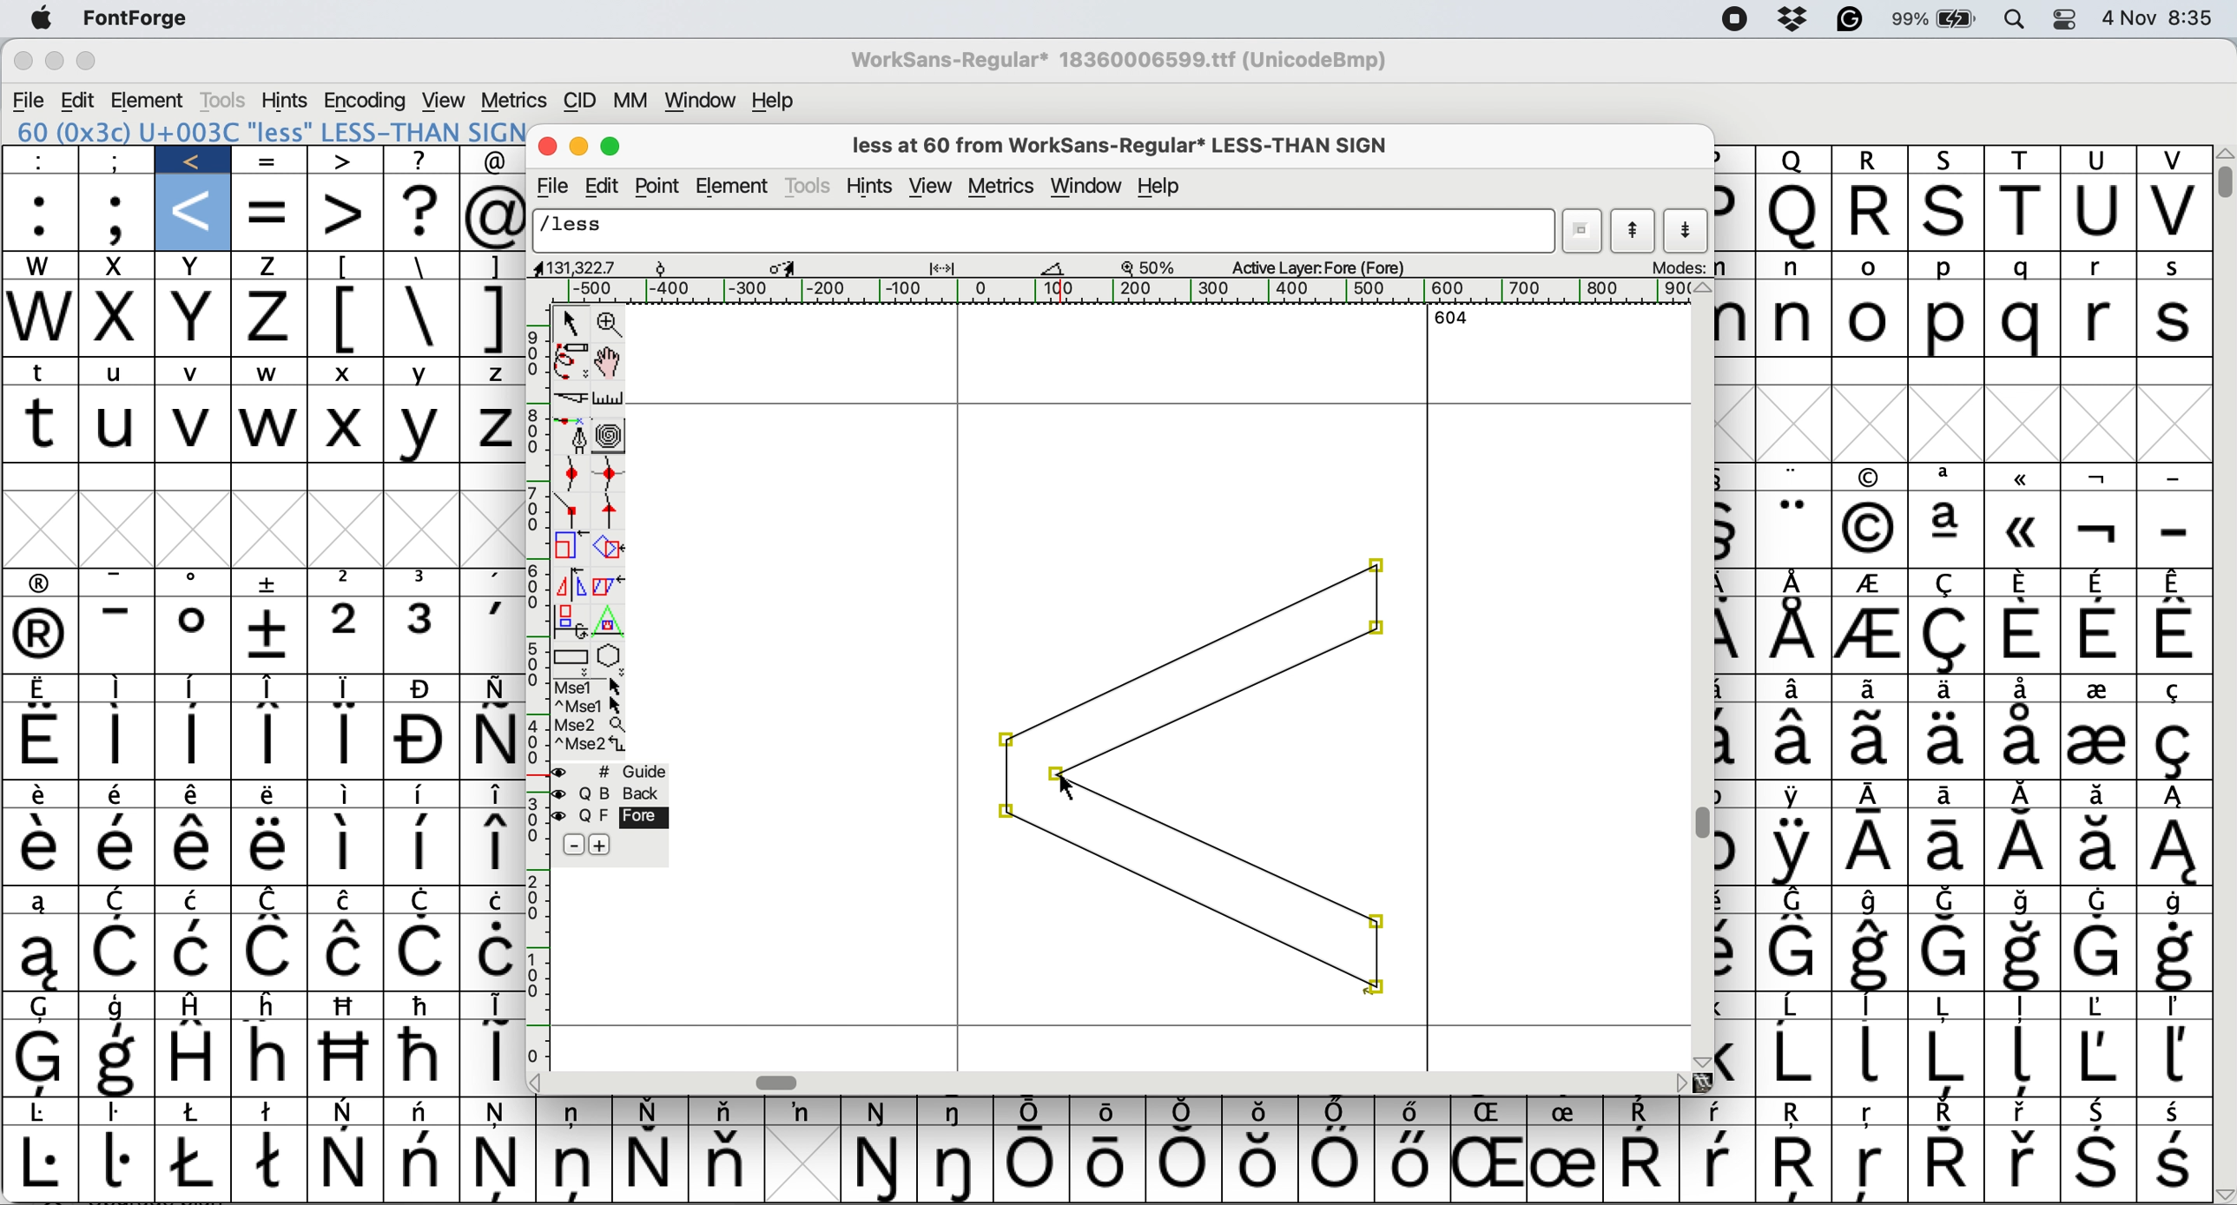  What do you see at coordinates (426, 1112) in the screenshot?
I see `Symbol` at bounding box center [426, 1112].